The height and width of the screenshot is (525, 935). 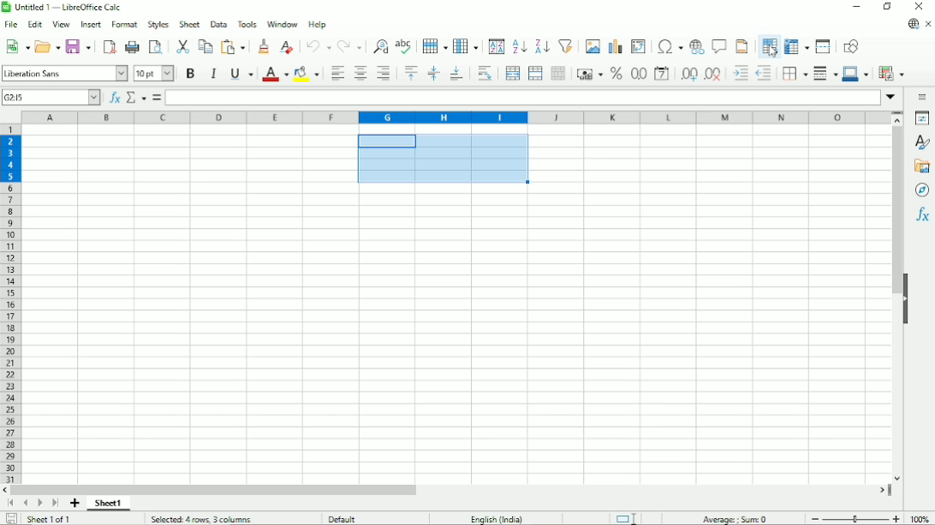 What do you see at coordinates (61, 25) in the screenshot?
I see `View` at bounding box center [61, 25].